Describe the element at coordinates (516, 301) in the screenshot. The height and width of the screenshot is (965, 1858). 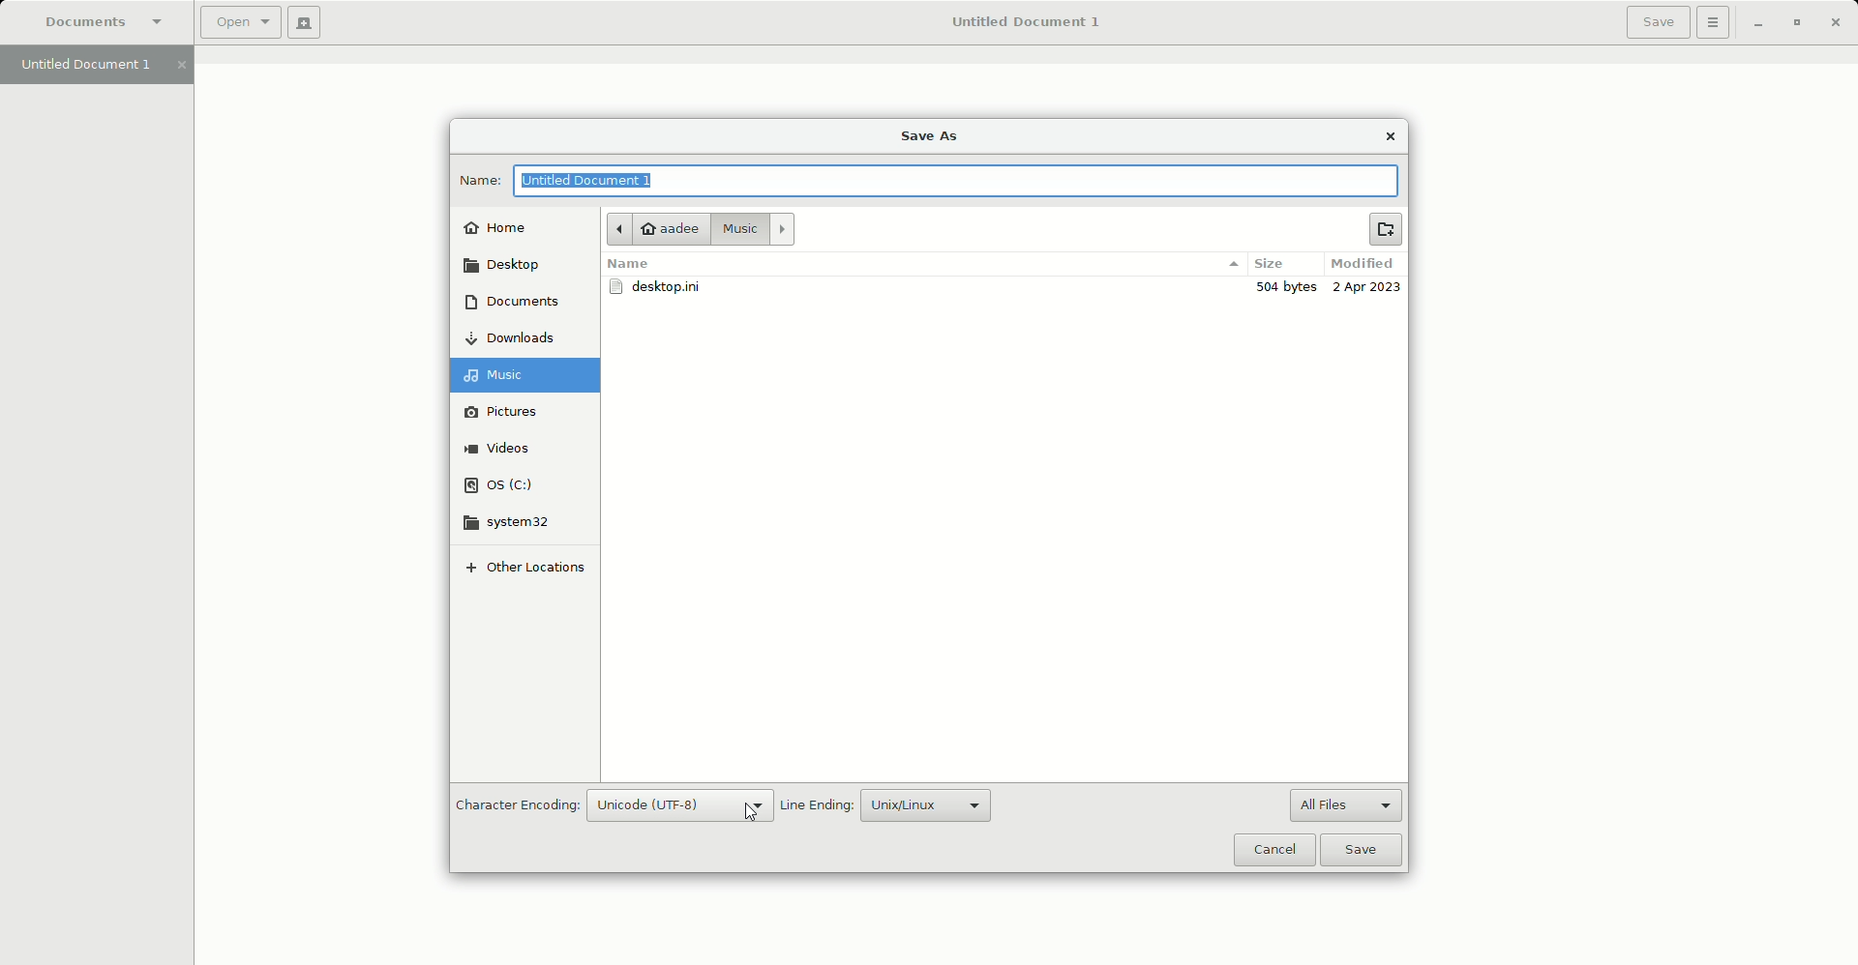
I see `Documents` at that location.